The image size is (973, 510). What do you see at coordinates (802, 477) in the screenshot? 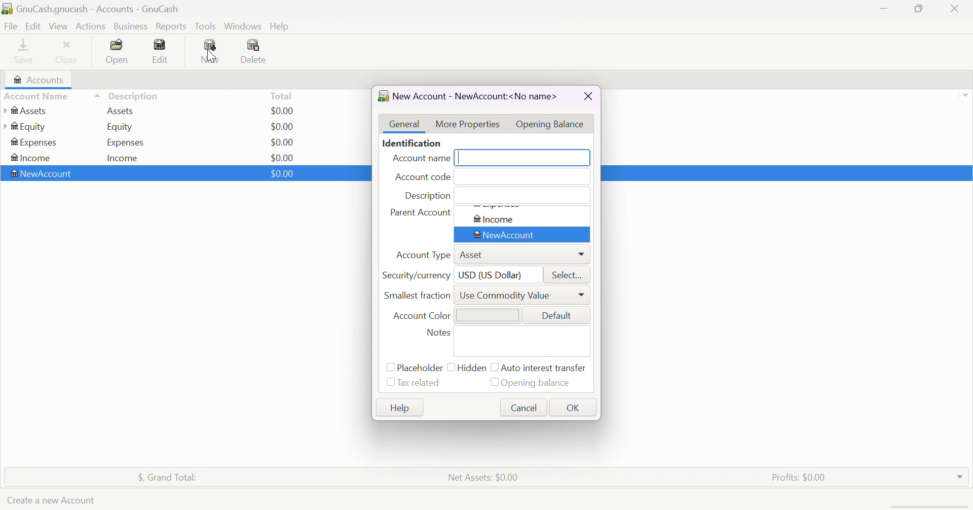
I see `Profits: $0.00` at bounding box center [802, 477].